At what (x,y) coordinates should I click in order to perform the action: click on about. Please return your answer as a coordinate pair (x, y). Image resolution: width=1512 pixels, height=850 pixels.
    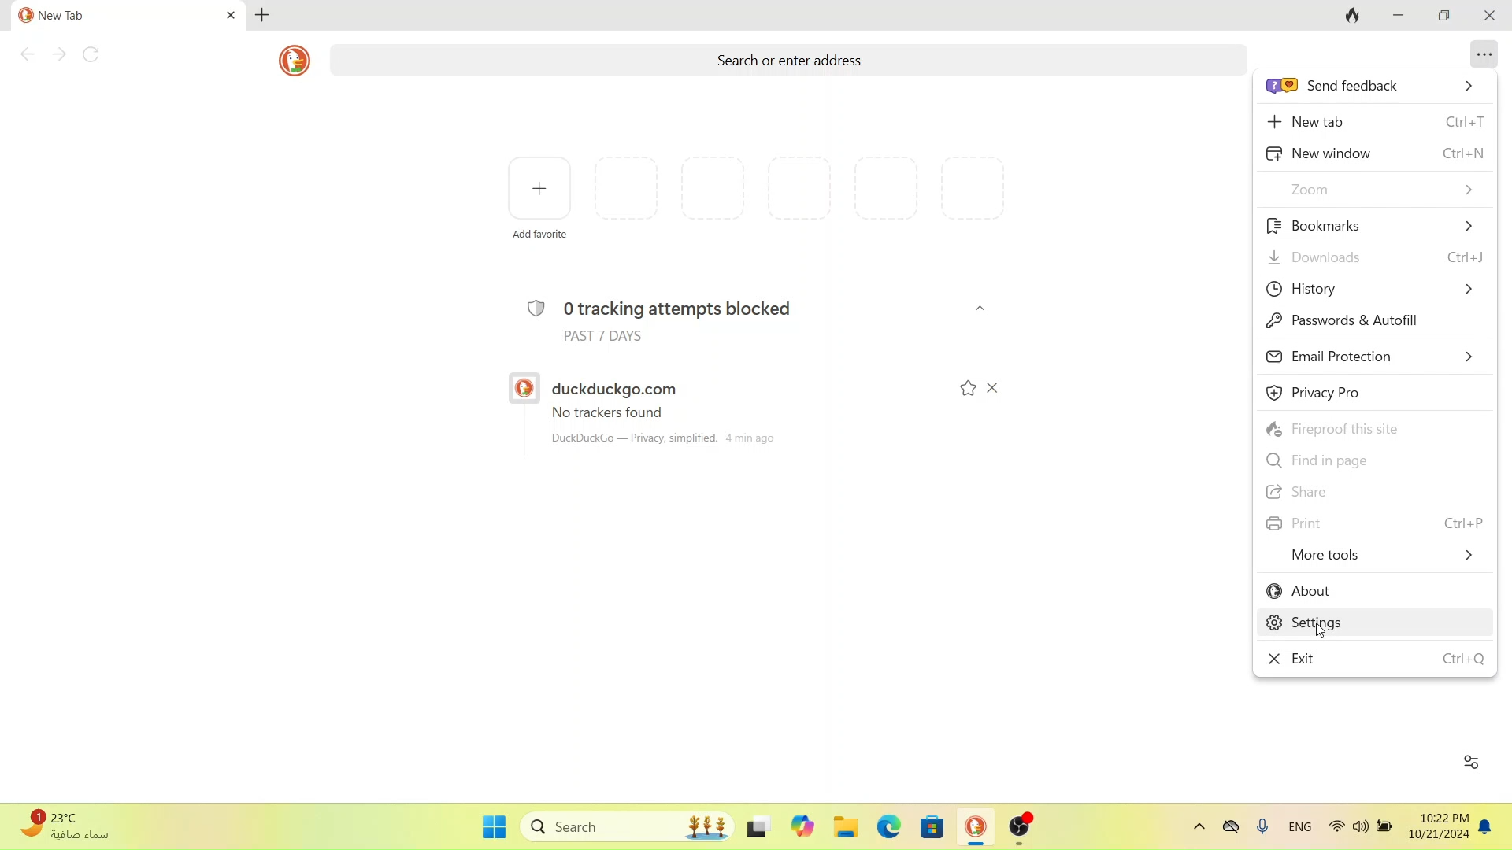
    Looking at the image, I should click on (1376, 592).